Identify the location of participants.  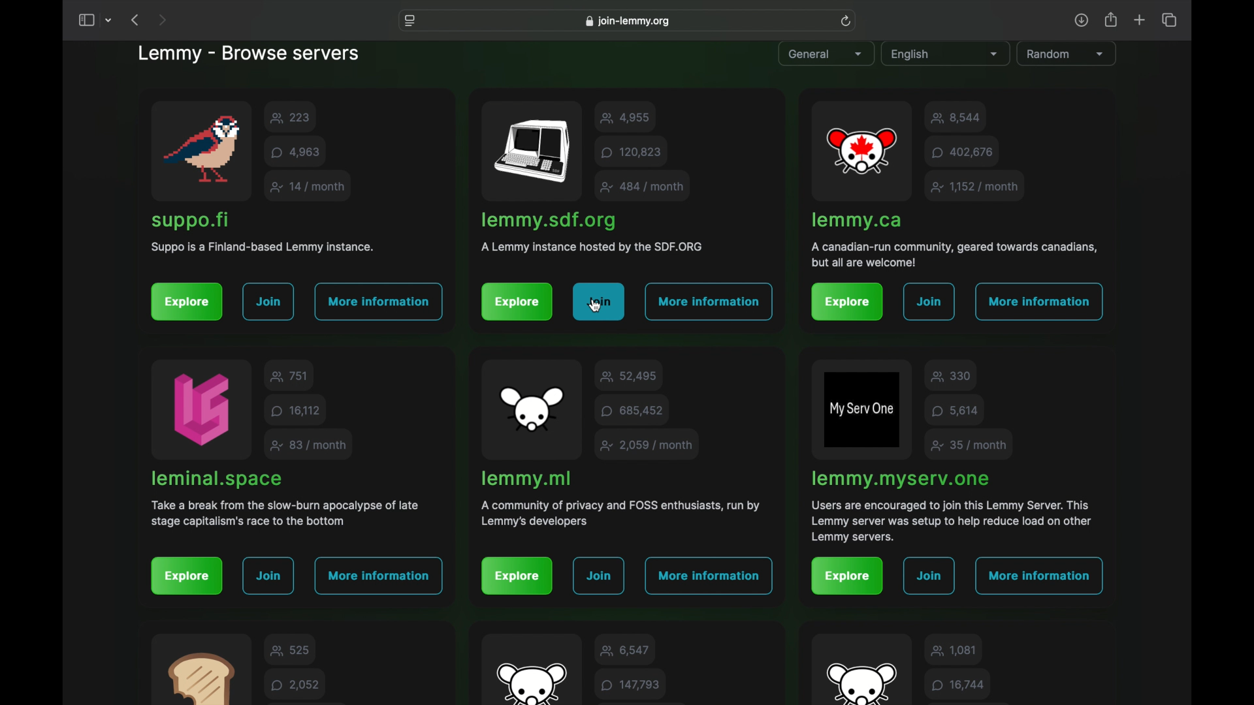
(952, 377).